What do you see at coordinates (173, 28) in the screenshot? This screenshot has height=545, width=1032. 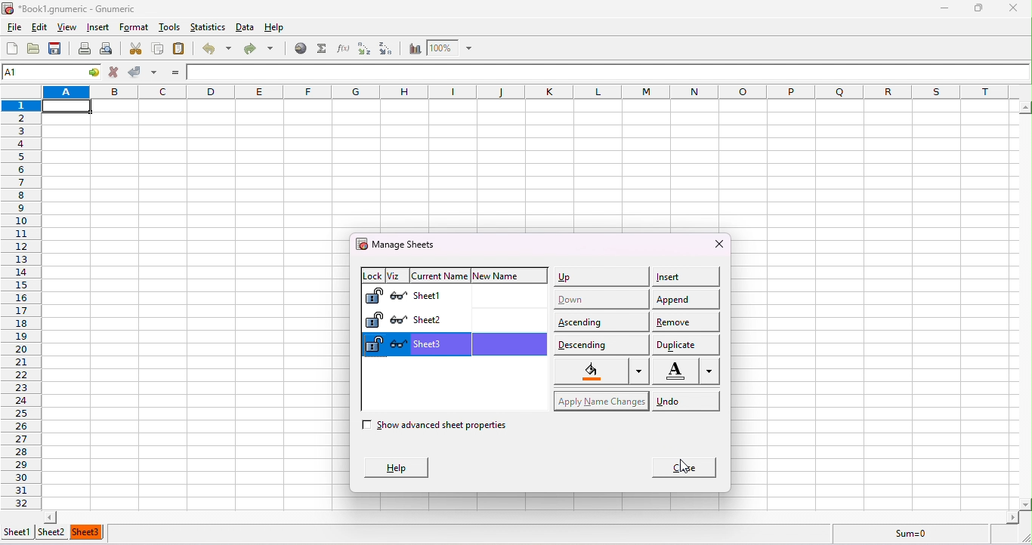 I see `tools` at bounding box center [173, 28].